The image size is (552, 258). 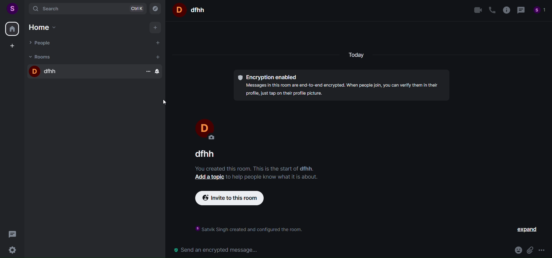 What do you see at coordinates (542, 250) in the screenshot?
I see `more options` at bounding box center [542, 250].